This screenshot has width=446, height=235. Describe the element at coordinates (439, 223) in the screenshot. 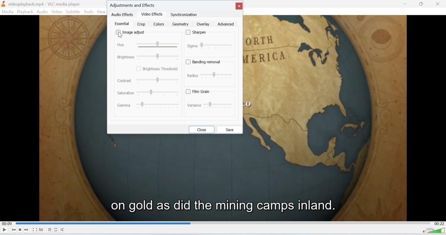

I see `00:22` at that location.